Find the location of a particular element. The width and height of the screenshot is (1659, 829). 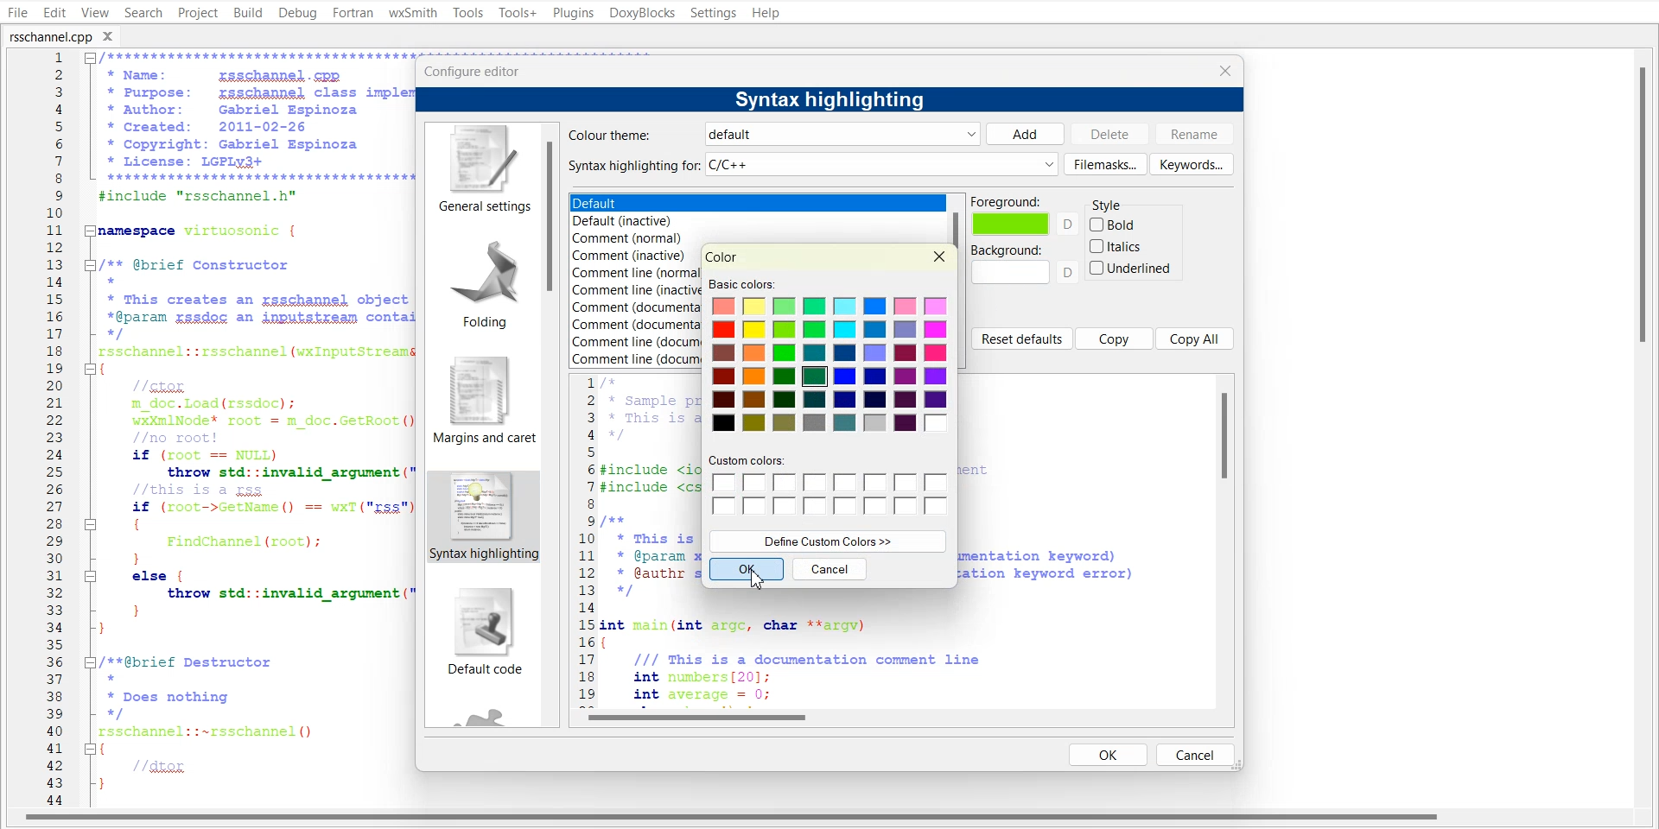

DoxyBlocks is located at coordinates (641, 13).